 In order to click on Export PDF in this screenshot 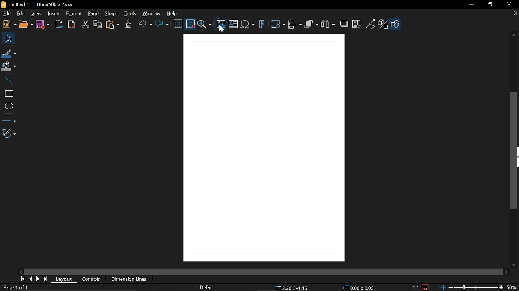, I will do `click(72, 25)`.